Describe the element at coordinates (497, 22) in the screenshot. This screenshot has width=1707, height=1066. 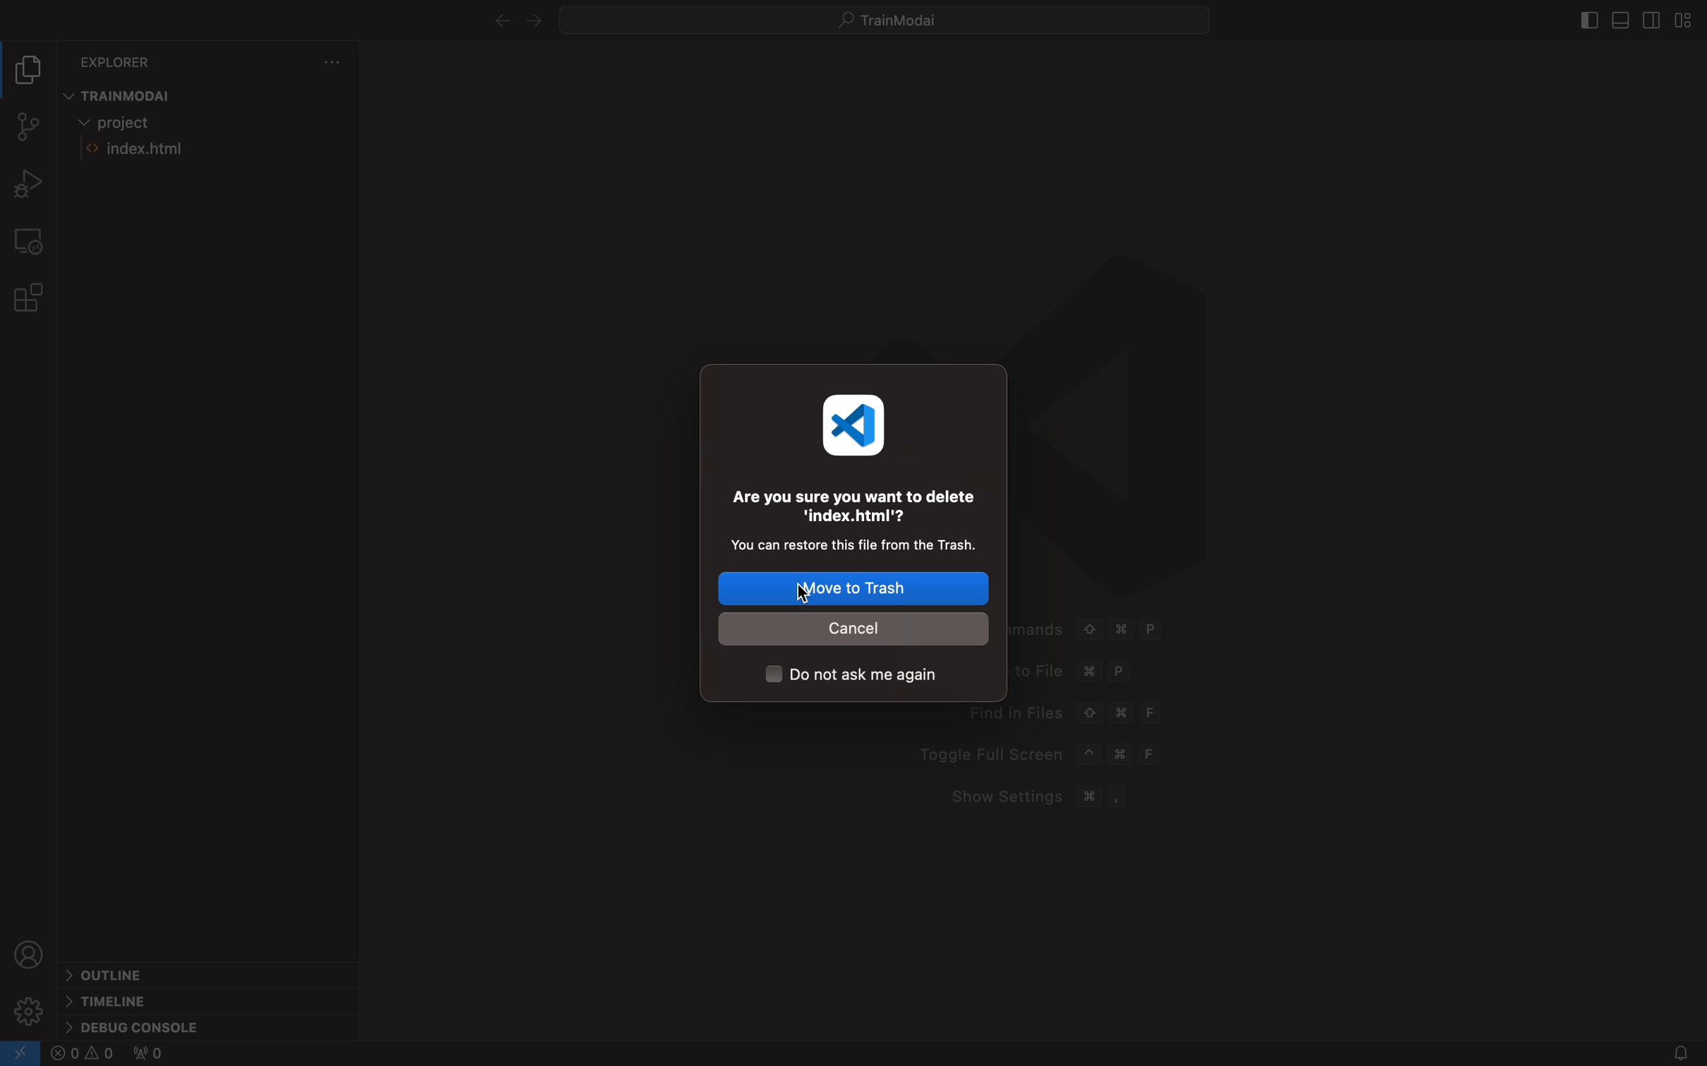
I see `arrows` at that location.